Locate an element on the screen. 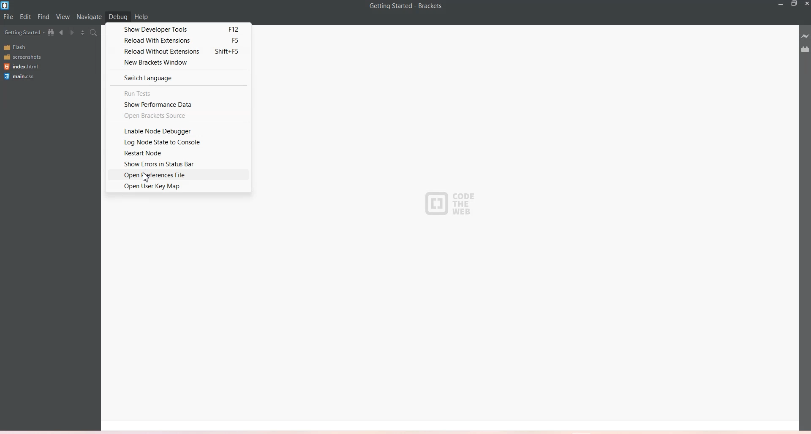 The image size is (811, 434). Navigate is located at coordinates (89, 17).